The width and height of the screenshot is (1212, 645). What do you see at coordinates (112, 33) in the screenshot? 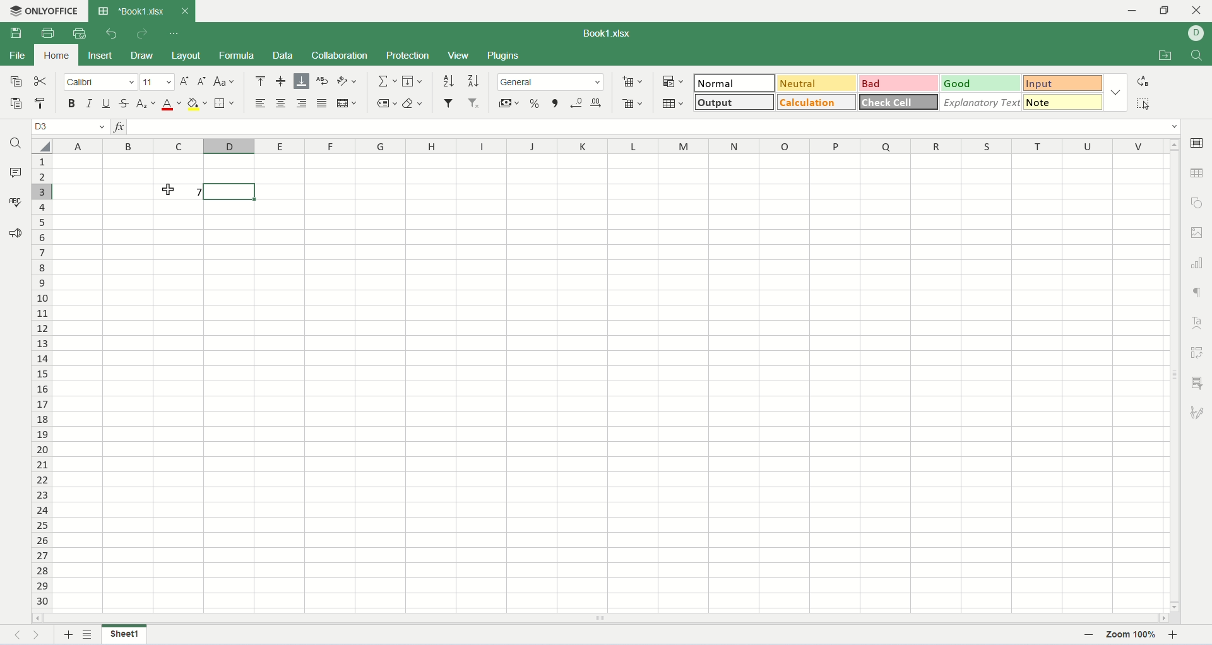
I see `undo` at bounding box center [112, 33].